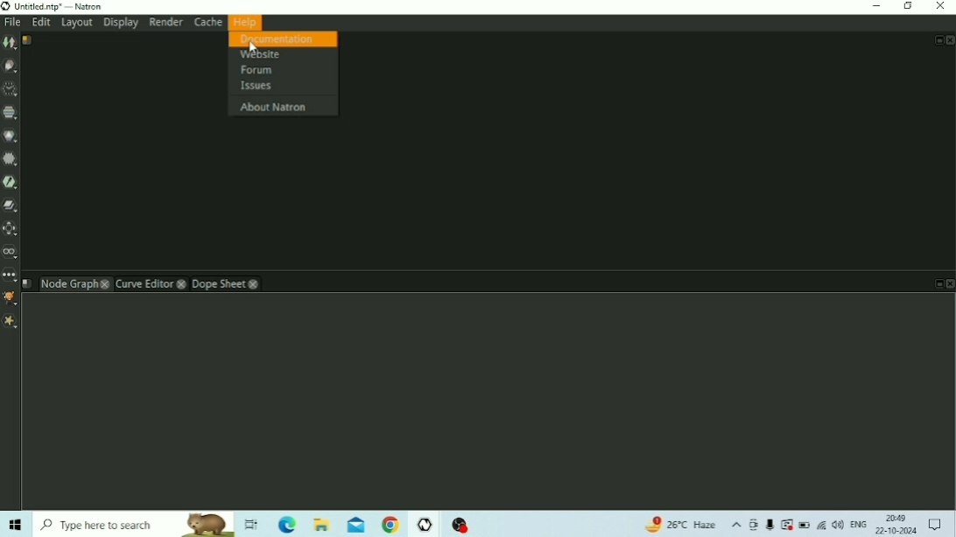  Describe the element at coordinates (820, 525) in the screenshot. I see `Internet` at that location.